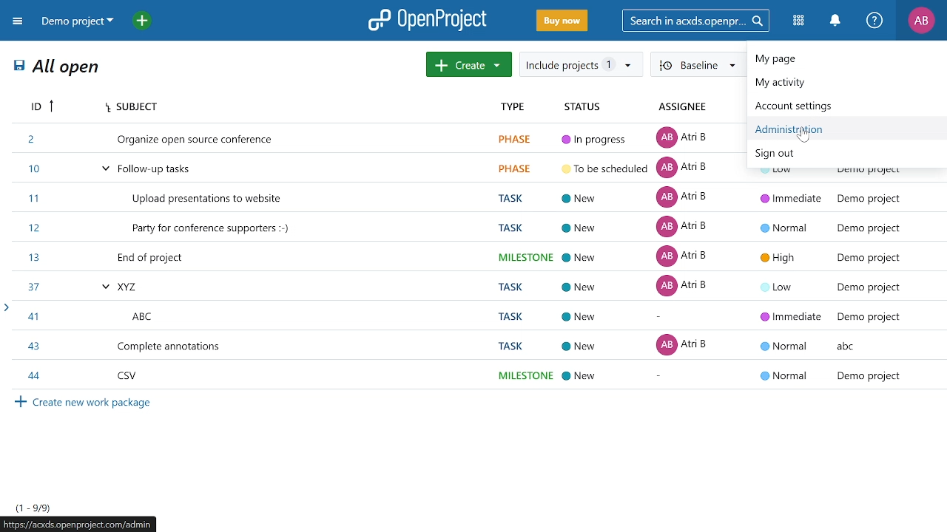  Describe the element at coordinates (693, 20) in the screenshot. I see `search` at that location.